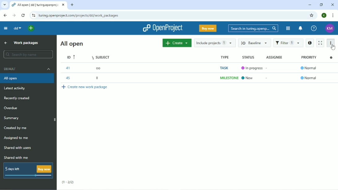 The width and height of the screenshot is (338, 190). What do you see at coordinates (249, 57) in the screenshot?
I see `Status` at bounding box center [249, 57].